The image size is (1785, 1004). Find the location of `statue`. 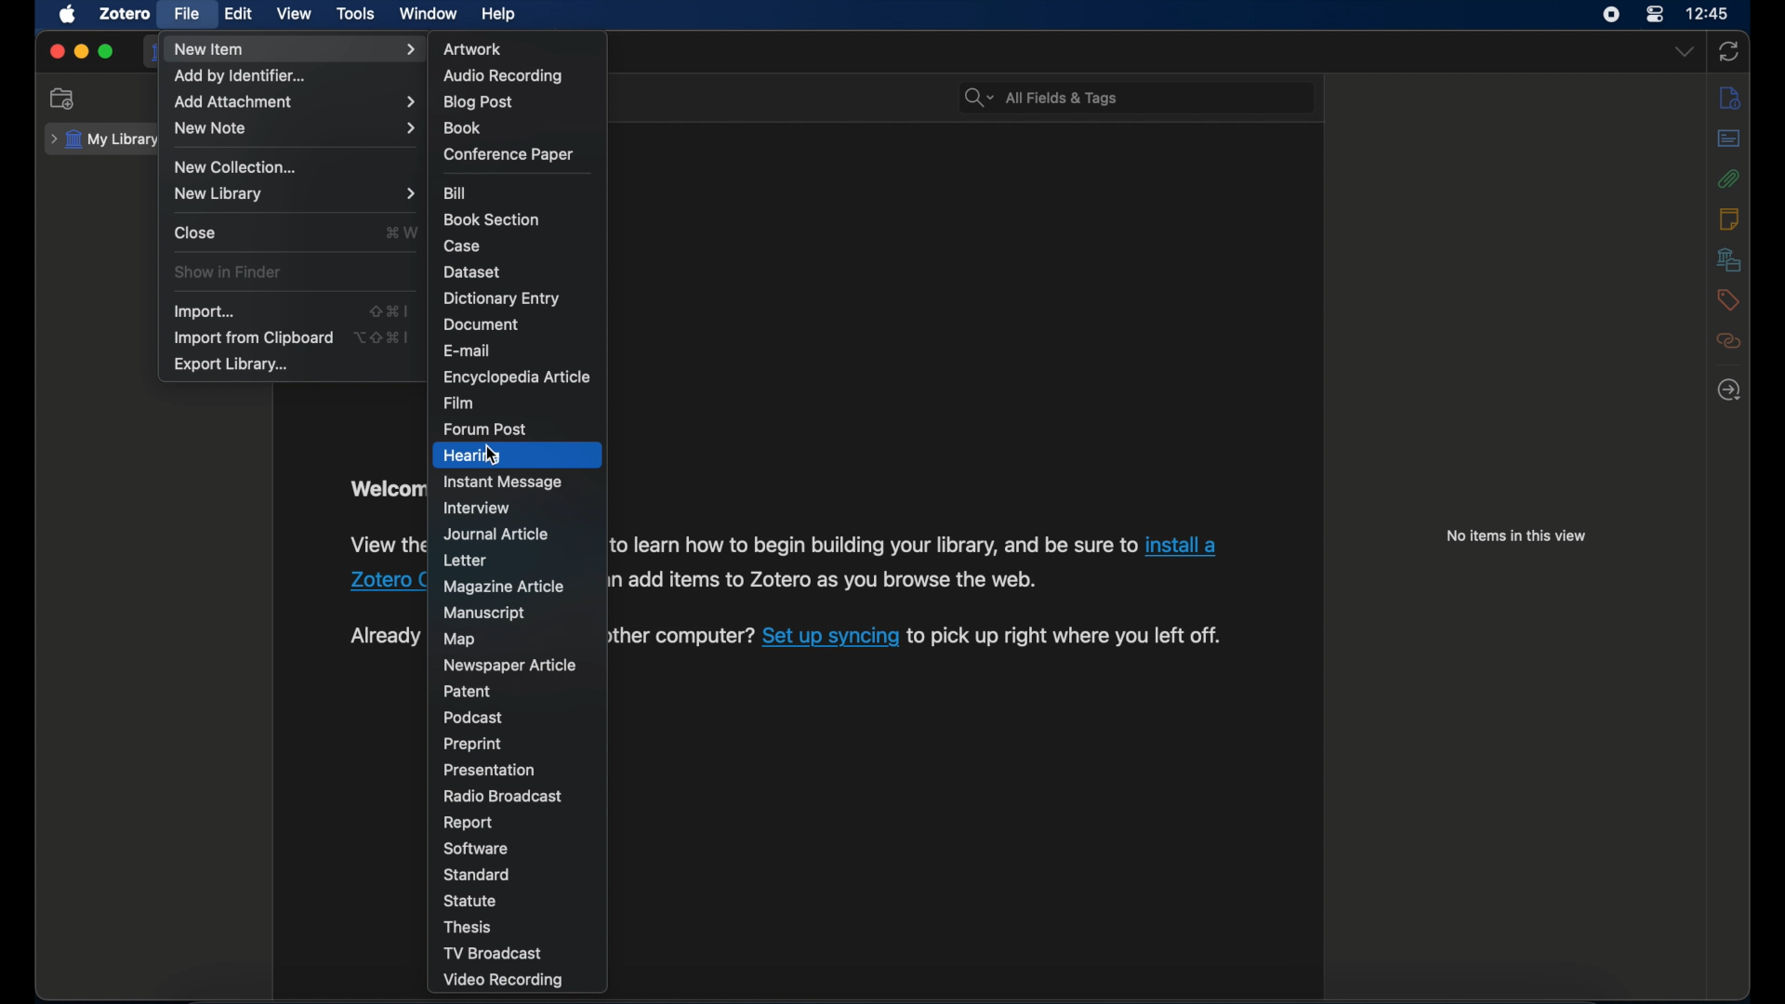

statue is located at coordinates (469, 900).